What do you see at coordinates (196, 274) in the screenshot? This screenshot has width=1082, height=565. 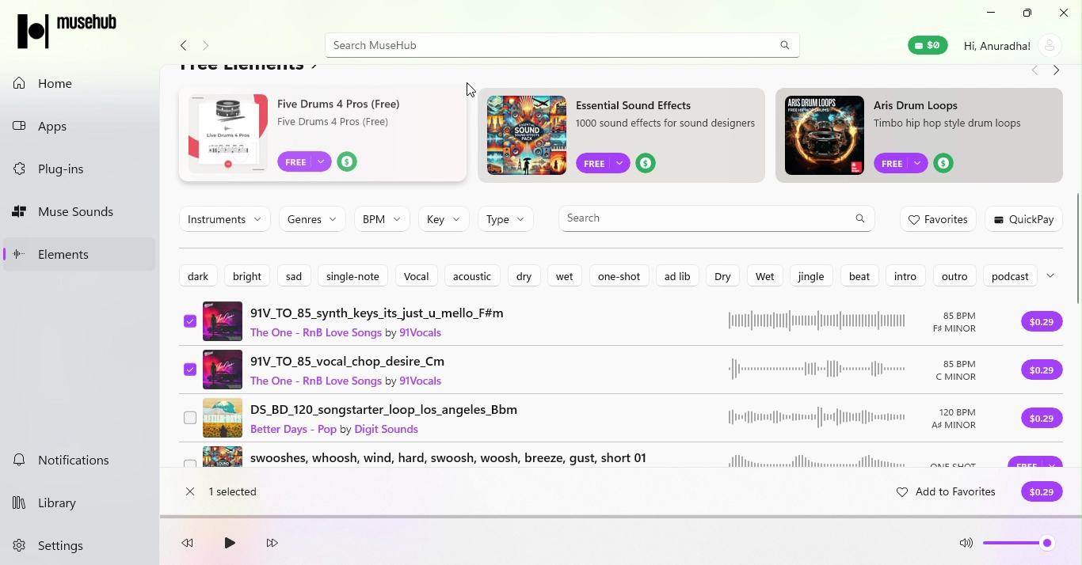 I see `Dark` at bounding box center [196, 274].